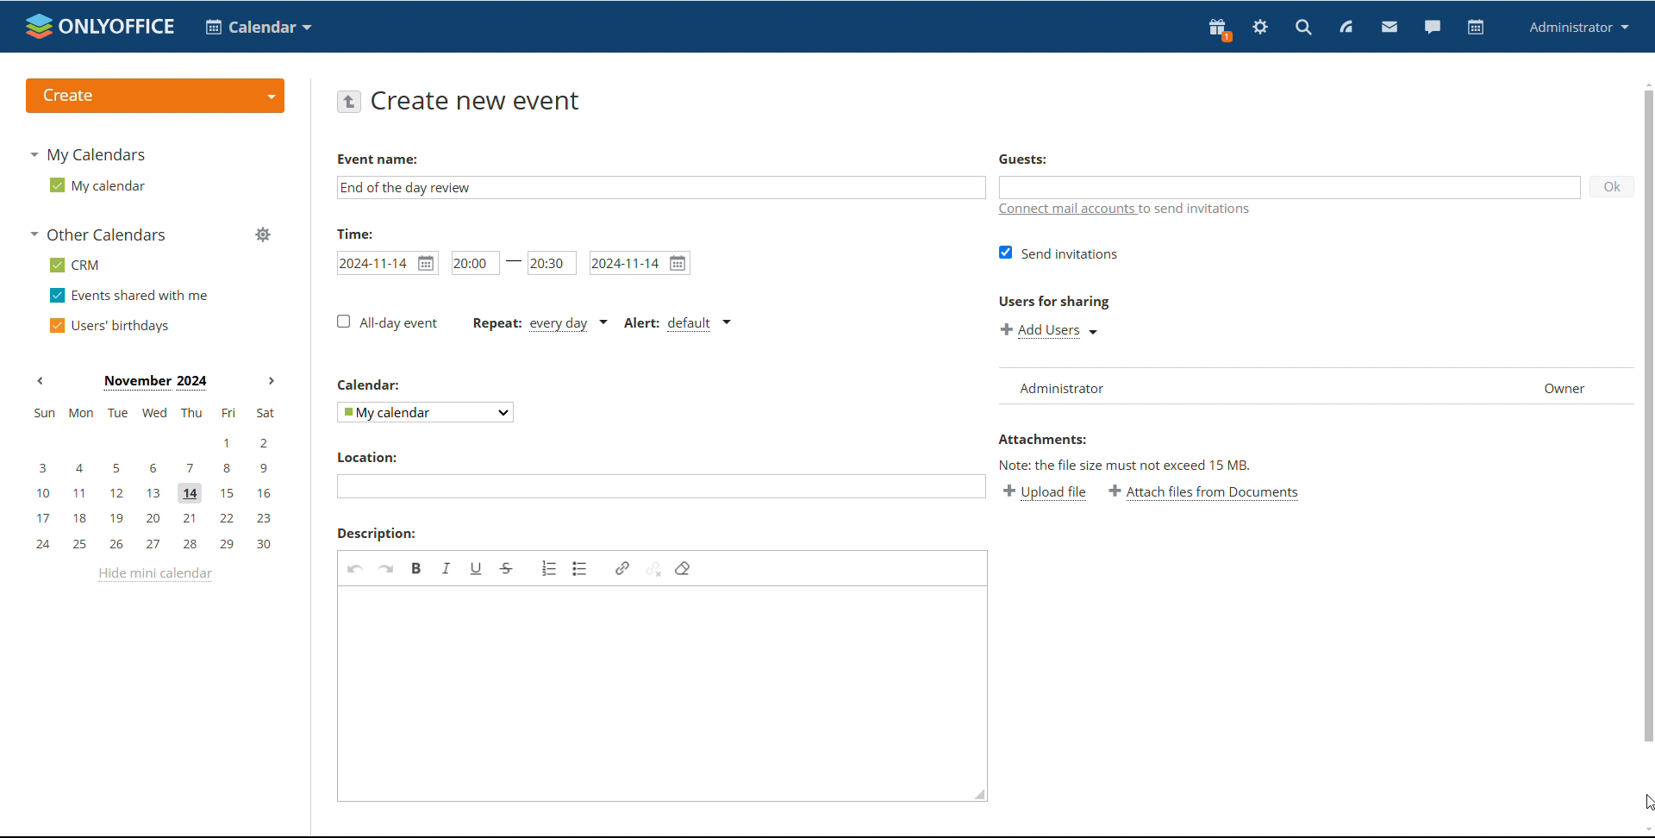 Image resolution: width=1655 pixels, height=838 pixels. I want to click on ok, so click(1611, 186).